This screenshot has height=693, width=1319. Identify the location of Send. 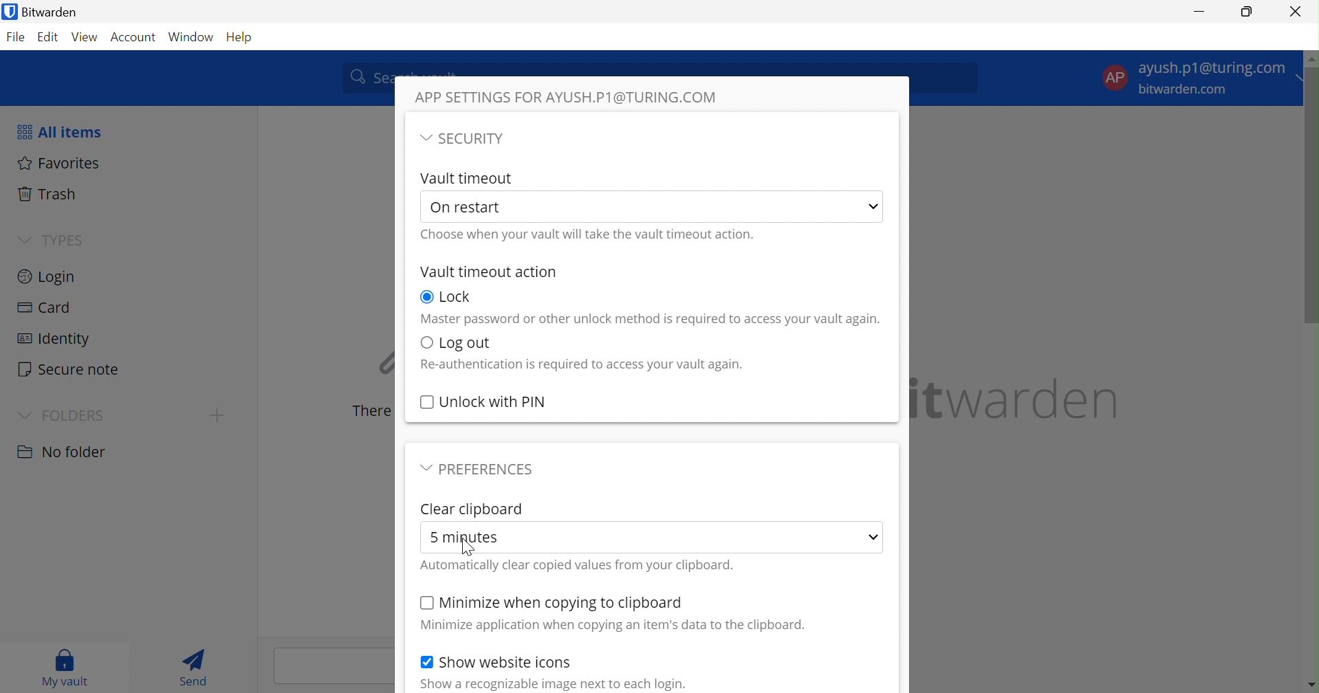
(195, 666).